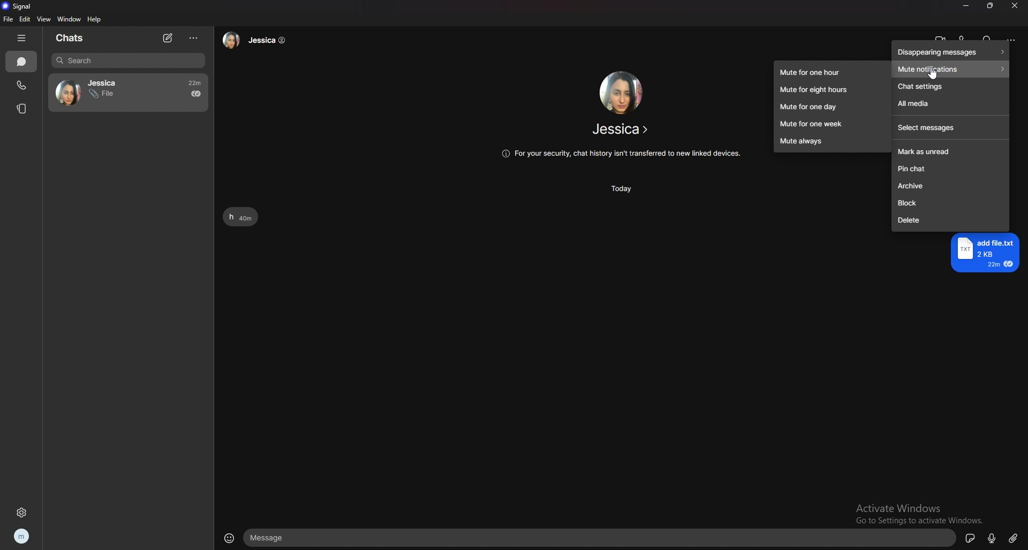 The width and height of the screenshot is (1028, 550). I want to click on block, so click(950, 203).